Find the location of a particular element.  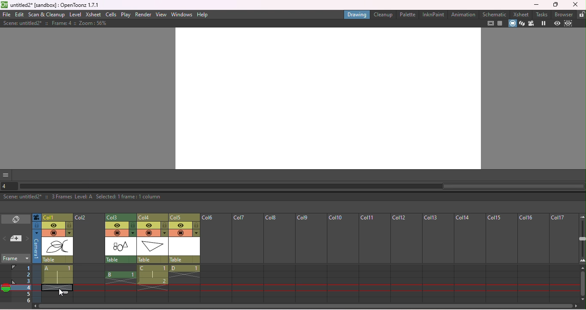

Close is located at coordinates (575, 4).